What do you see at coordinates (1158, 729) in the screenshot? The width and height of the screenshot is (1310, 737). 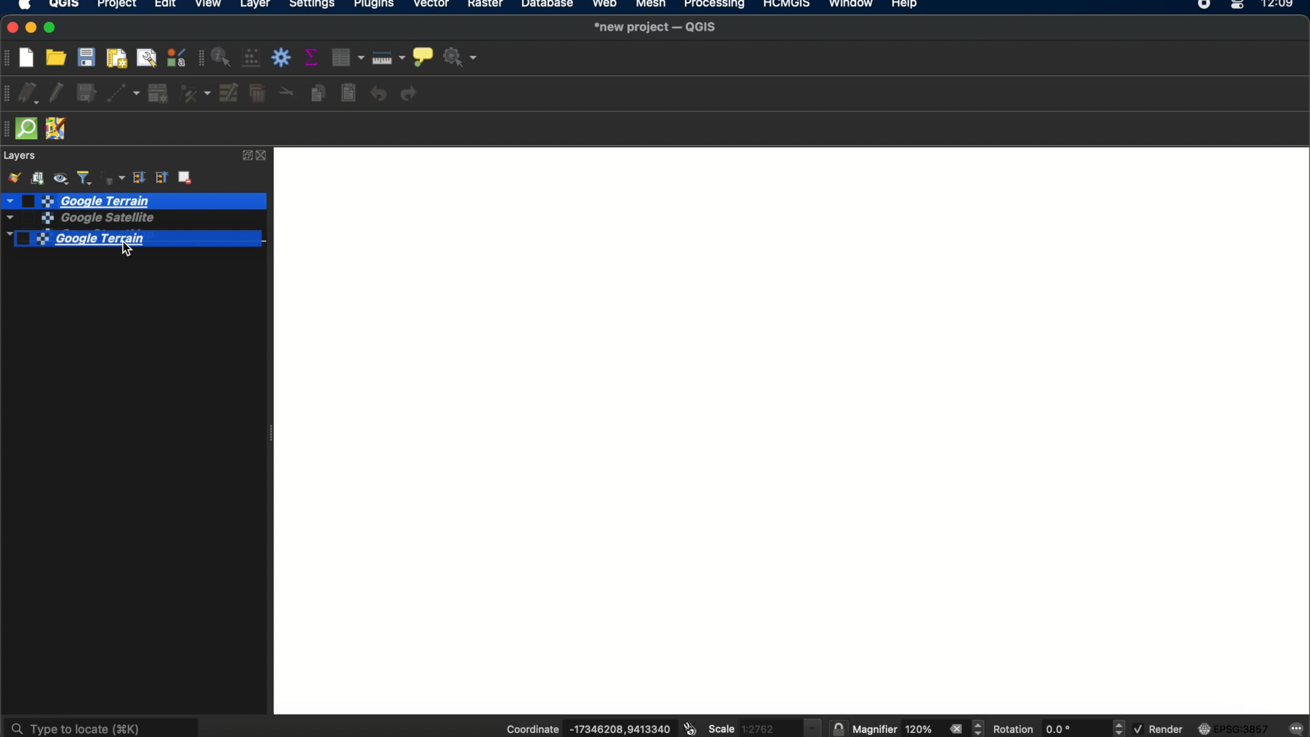 I see `render` at bounding box center [1158, 729].